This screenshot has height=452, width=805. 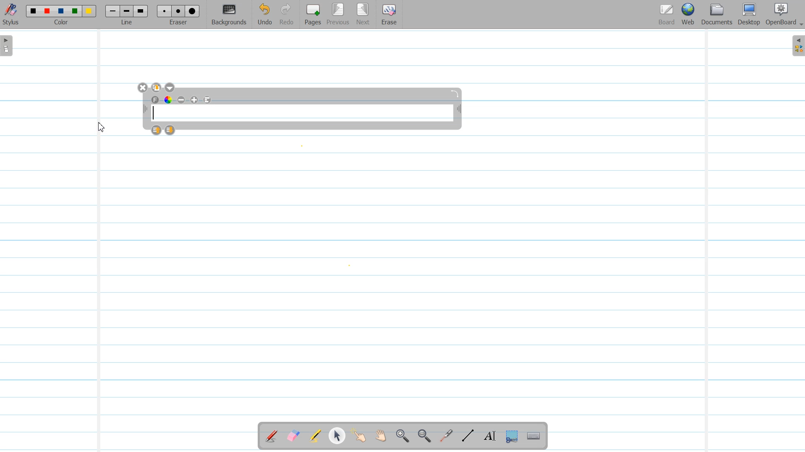 I want to click on Line, so click(x=128, y=14).